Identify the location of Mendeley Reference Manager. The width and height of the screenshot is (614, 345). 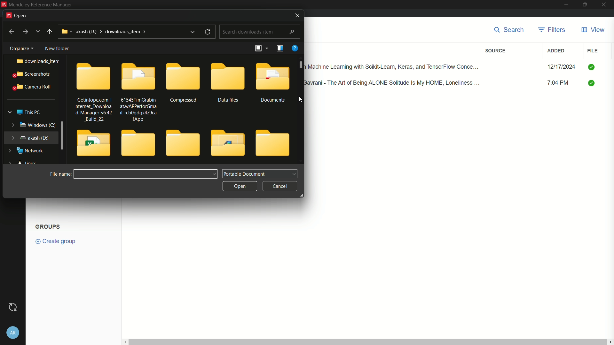
(41, 4).